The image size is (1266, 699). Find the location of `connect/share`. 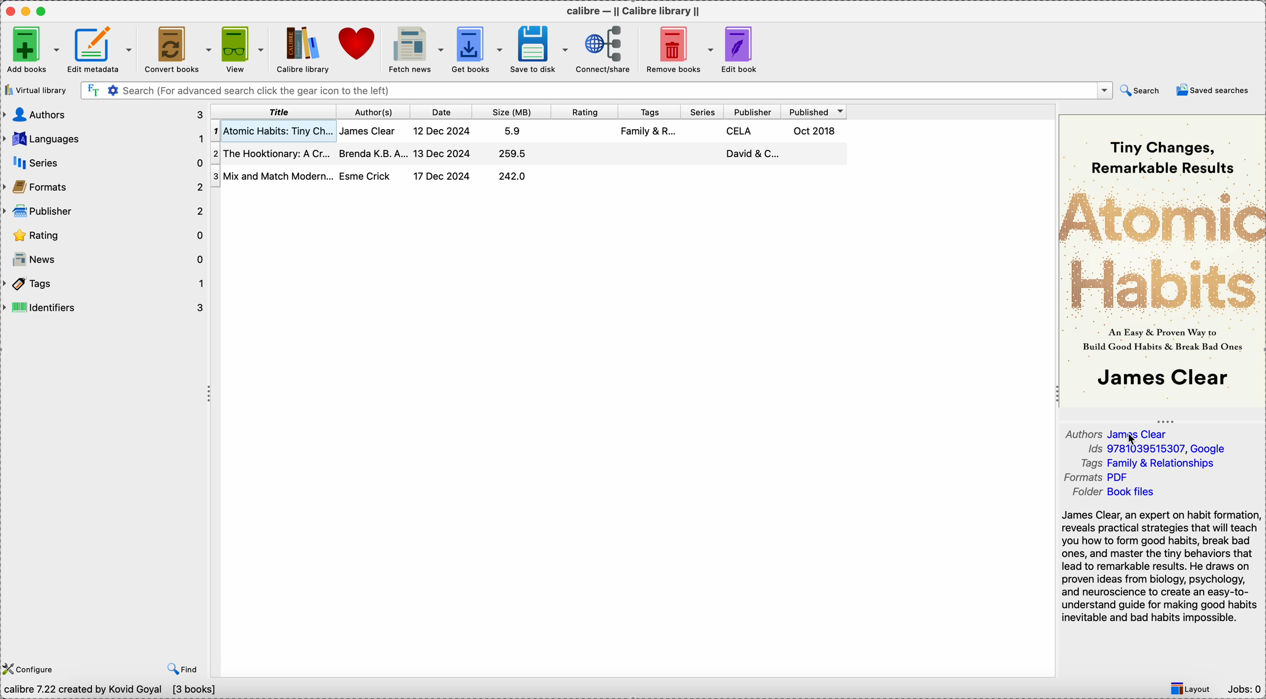

connect/share is located at coordinates (604, 50).